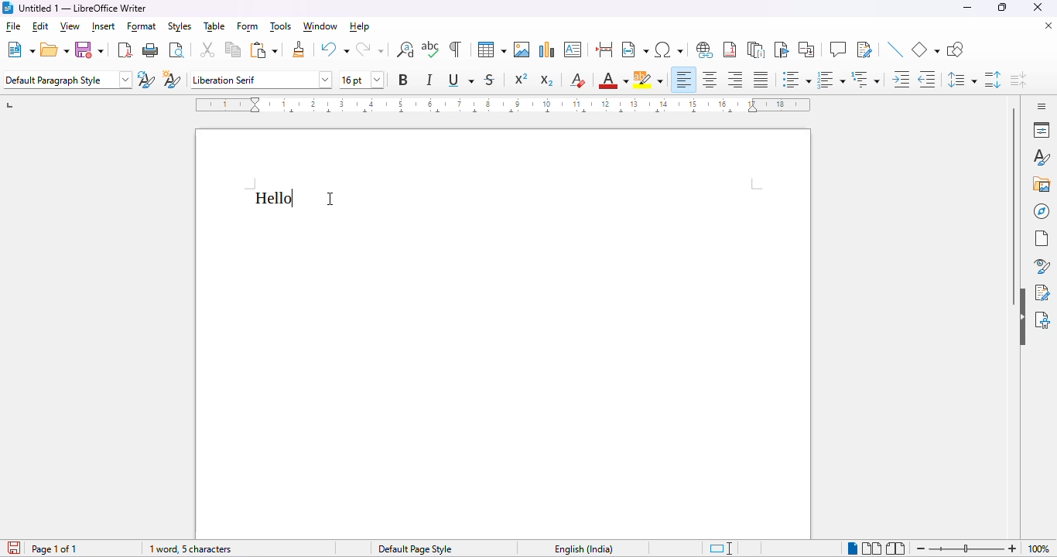 The height and width of the screenshot is (557, 1057). I want to click on insert field, so click(635, 50).